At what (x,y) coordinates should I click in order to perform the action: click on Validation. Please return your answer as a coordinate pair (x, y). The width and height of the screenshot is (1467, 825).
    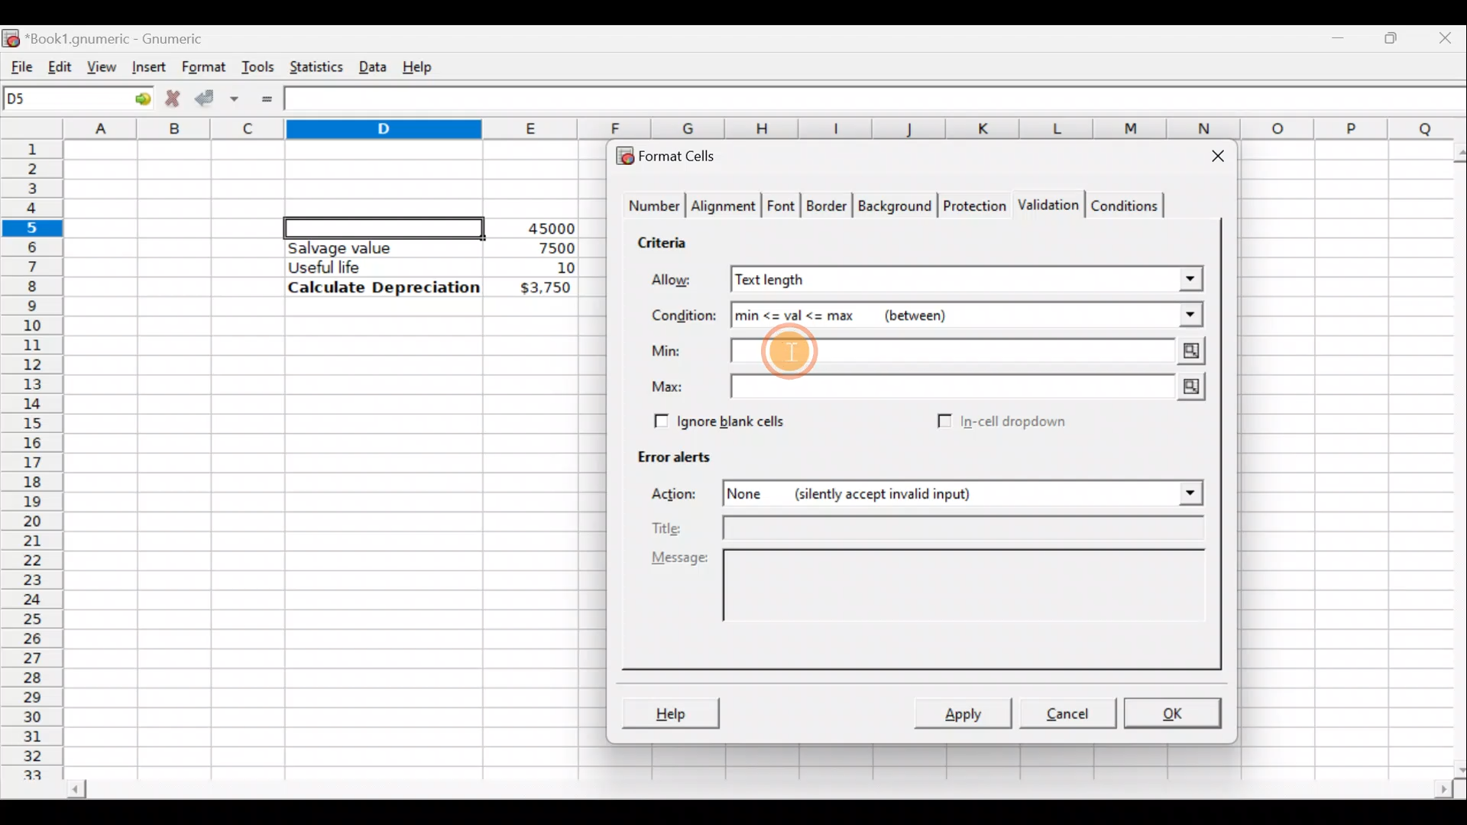
    Looking at the image, I should click on (1045, 206).